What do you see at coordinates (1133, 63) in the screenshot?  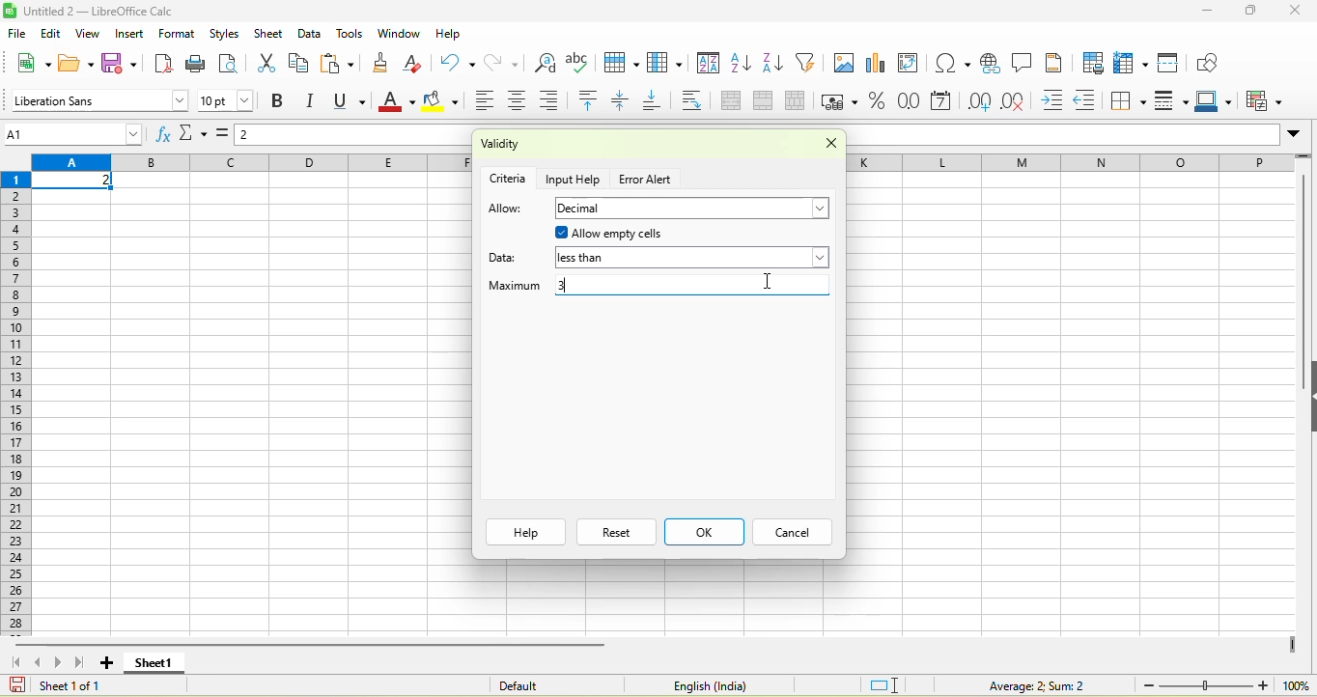 I see `rows and column` at bounding box center [1133, 63].